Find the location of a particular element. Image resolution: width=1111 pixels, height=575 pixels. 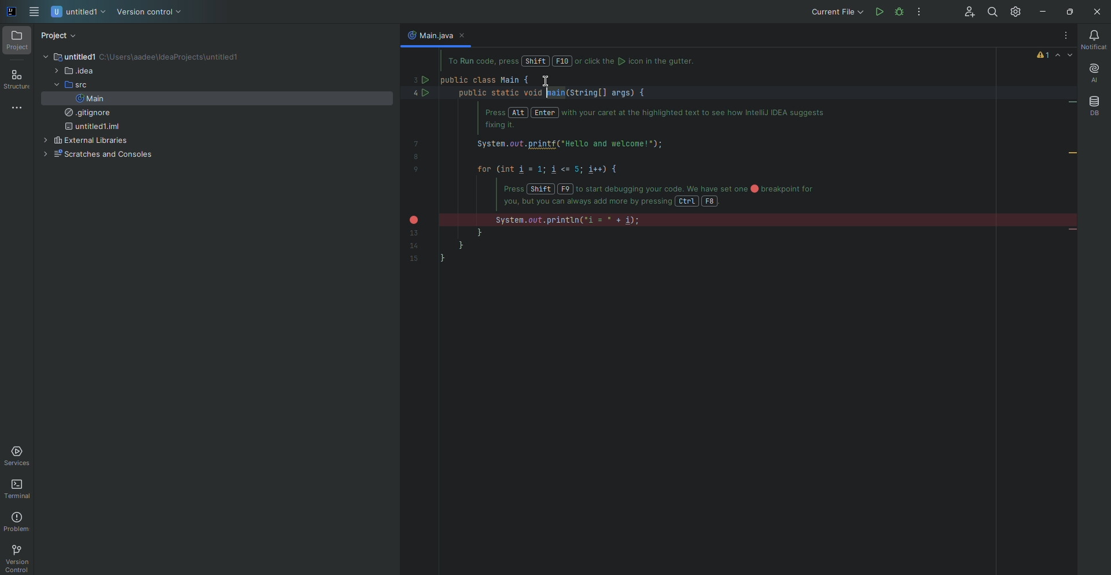

Options is located at coordinates (919, 12).